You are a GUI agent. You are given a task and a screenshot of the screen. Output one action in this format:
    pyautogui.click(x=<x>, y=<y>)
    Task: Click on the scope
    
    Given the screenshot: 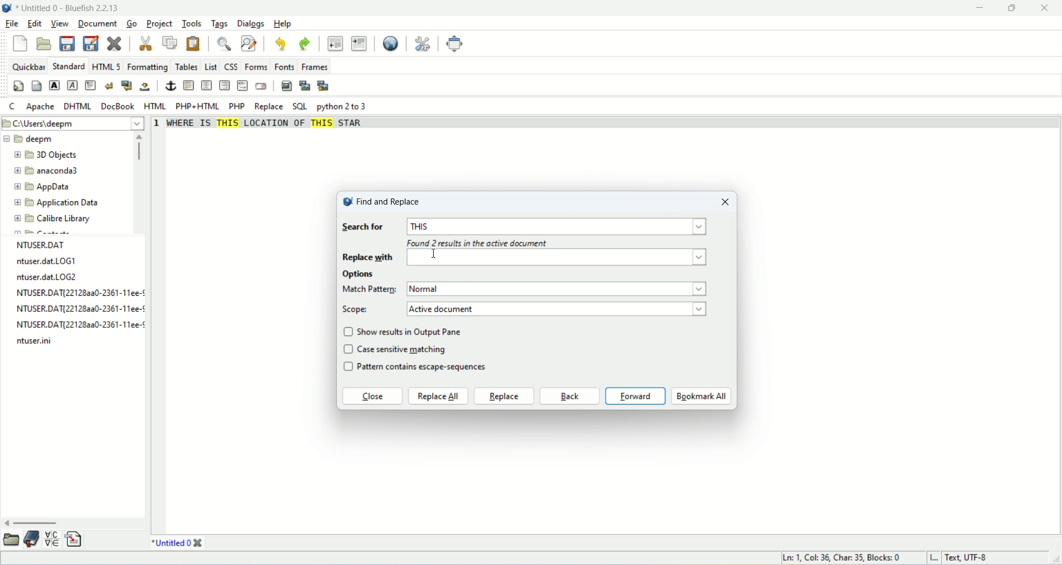 What is the action you would take?
    pyautogui.click(x=357, y=310)
    